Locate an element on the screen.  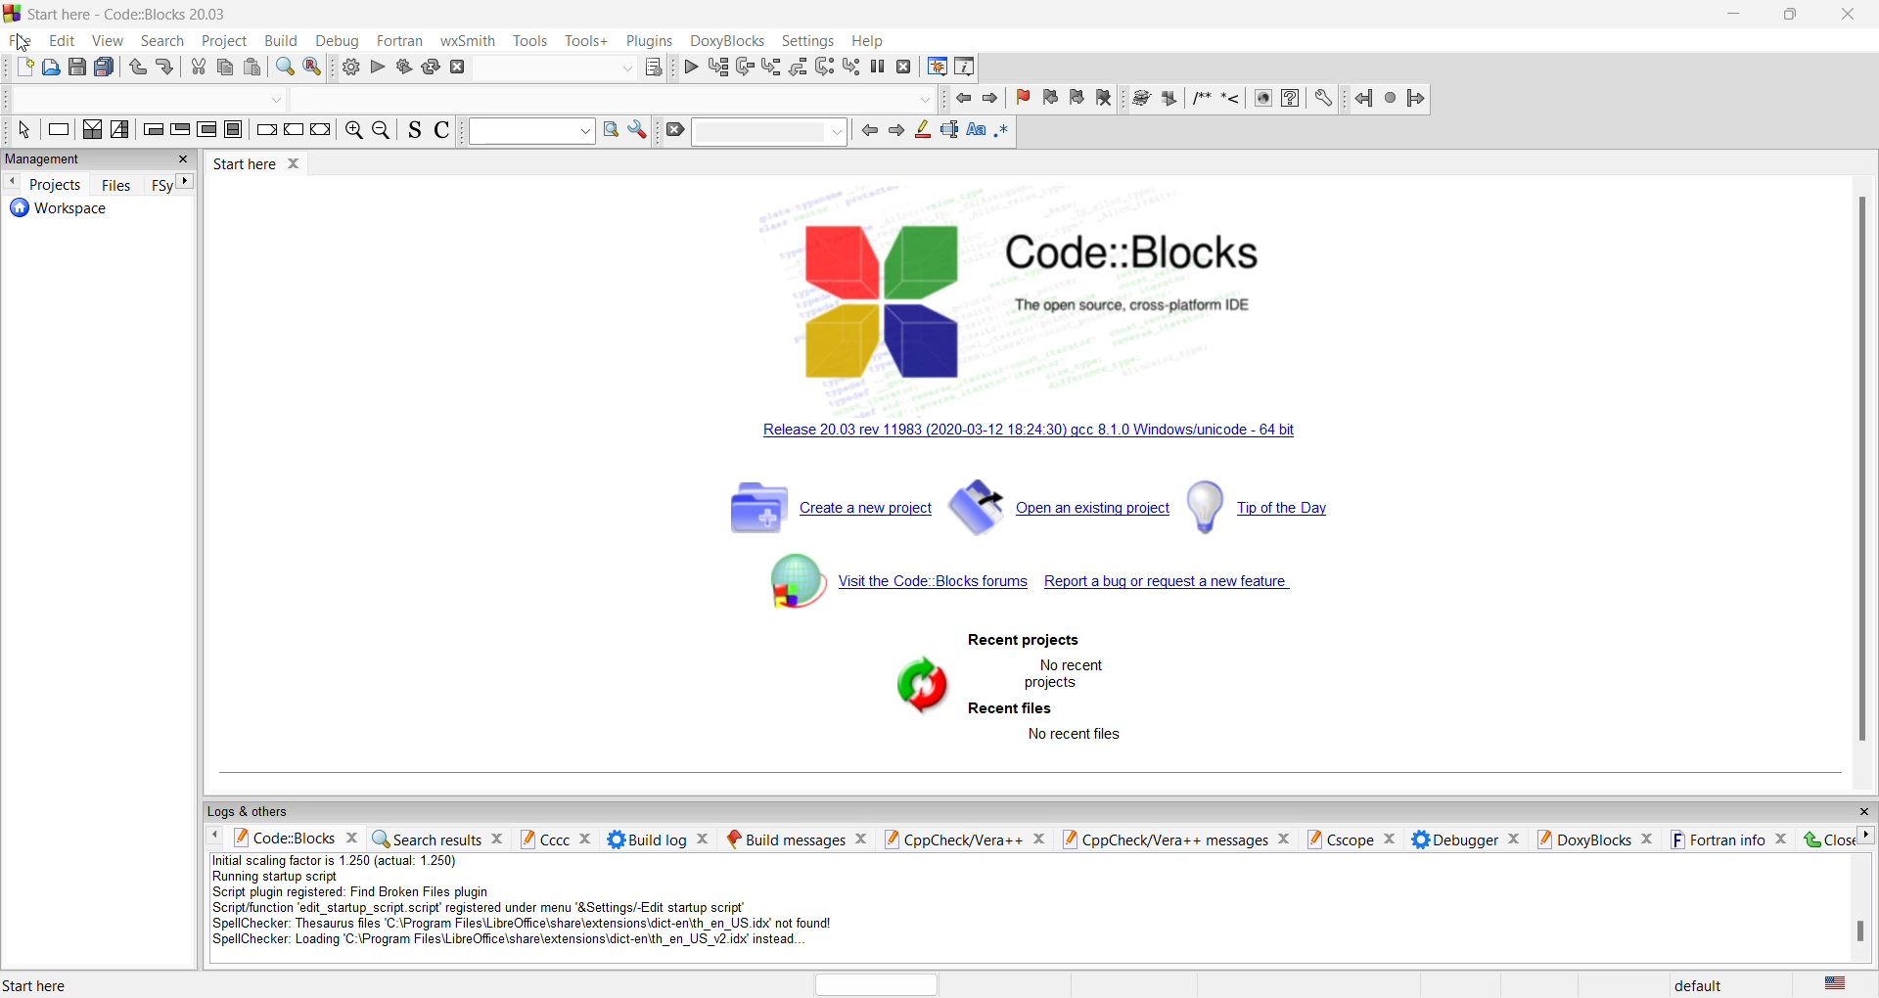
step into instruction is located at coordinates (850, 67).